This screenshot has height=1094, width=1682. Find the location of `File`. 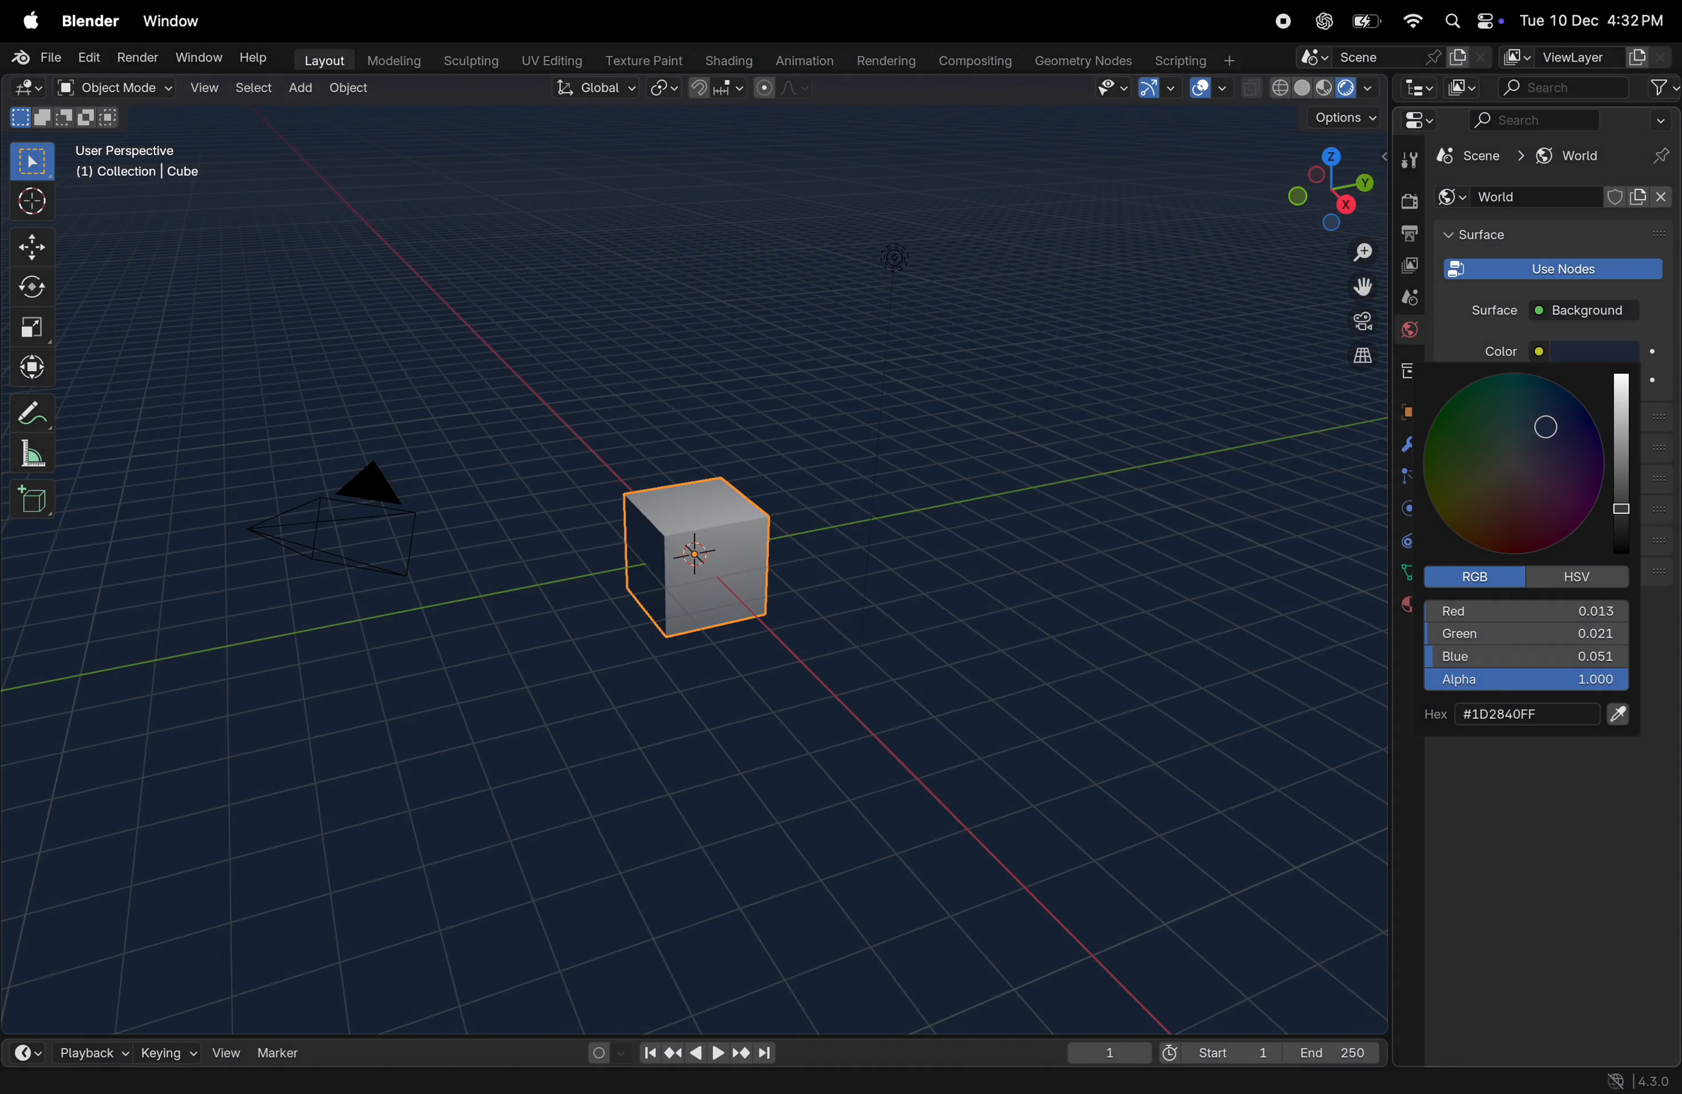

File is located at coordinates (34, 57).